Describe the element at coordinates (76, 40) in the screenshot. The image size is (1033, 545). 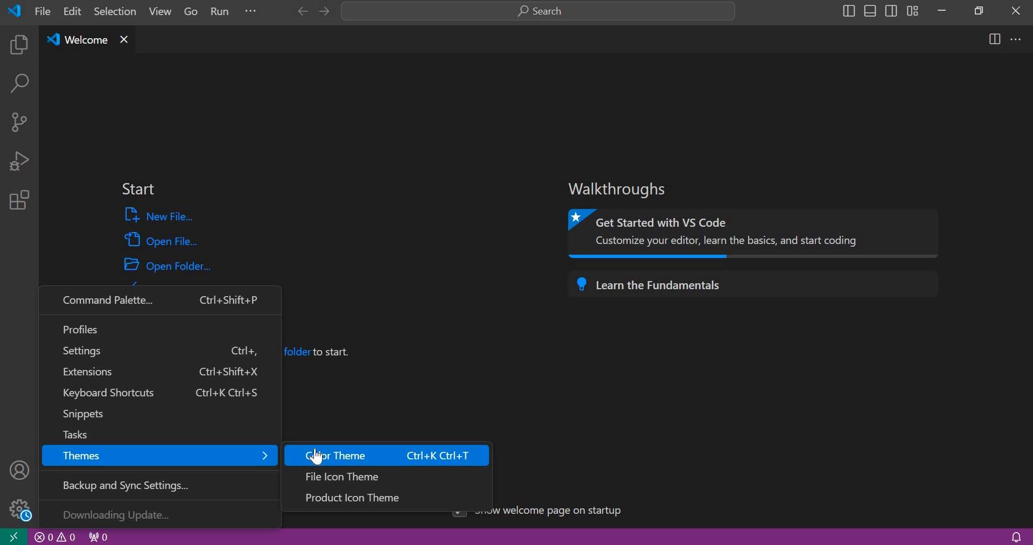
I see `welcome` at that location.